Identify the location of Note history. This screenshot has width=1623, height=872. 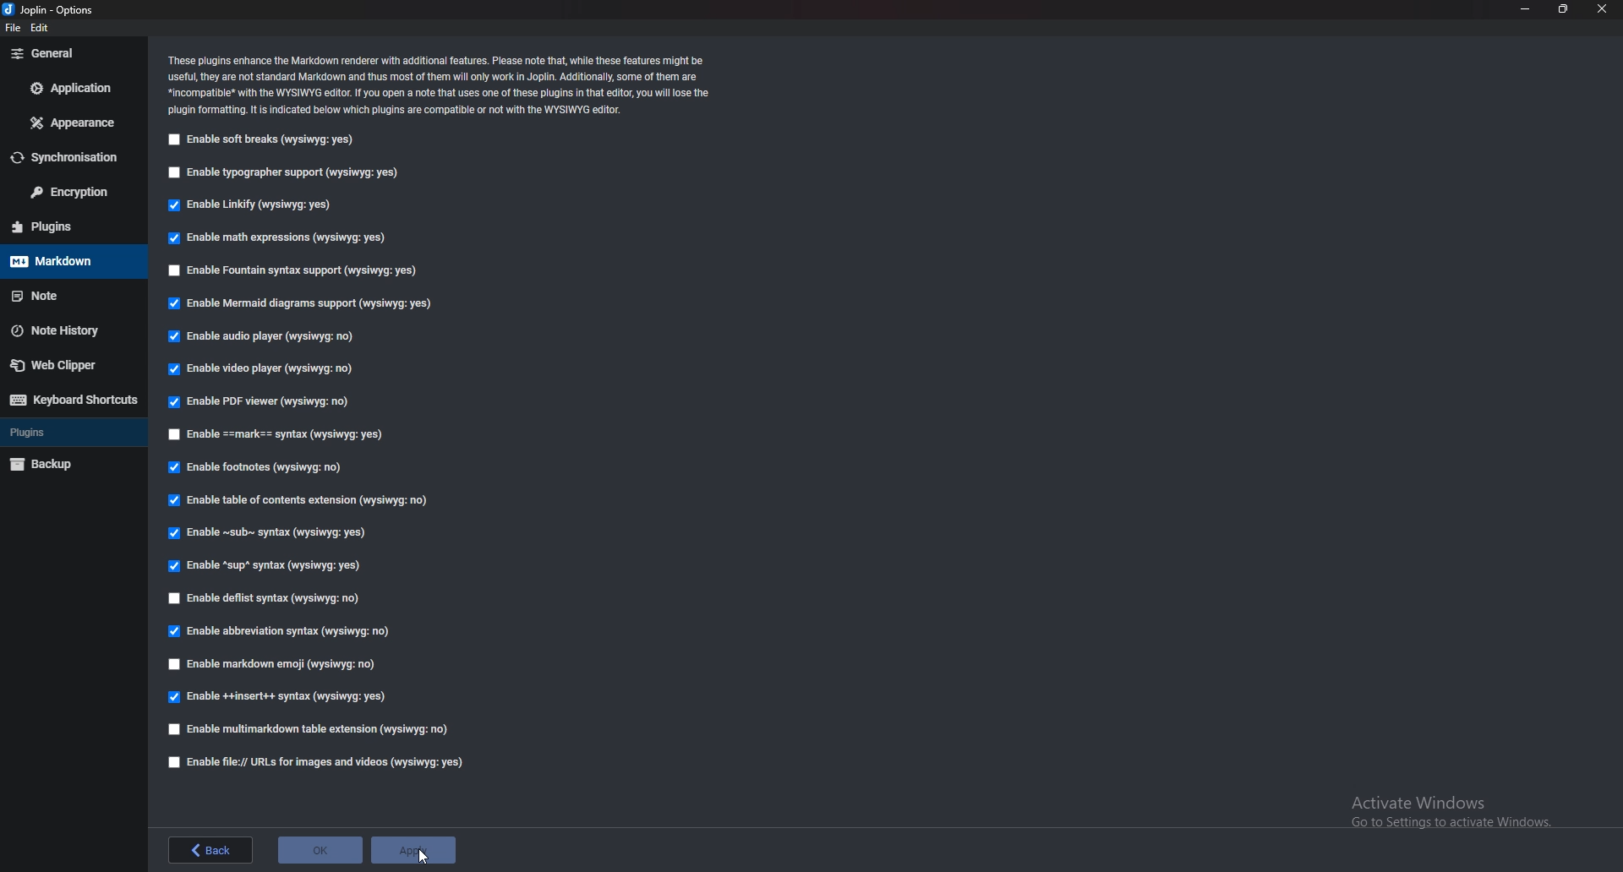
(71, 330).